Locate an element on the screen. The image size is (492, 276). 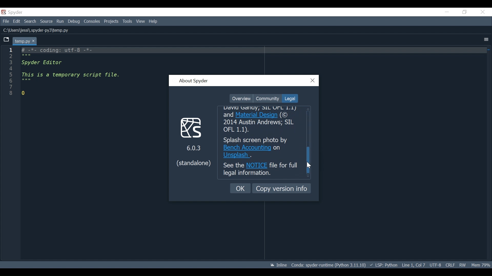
Minimize is located at coordinates (447, 12).